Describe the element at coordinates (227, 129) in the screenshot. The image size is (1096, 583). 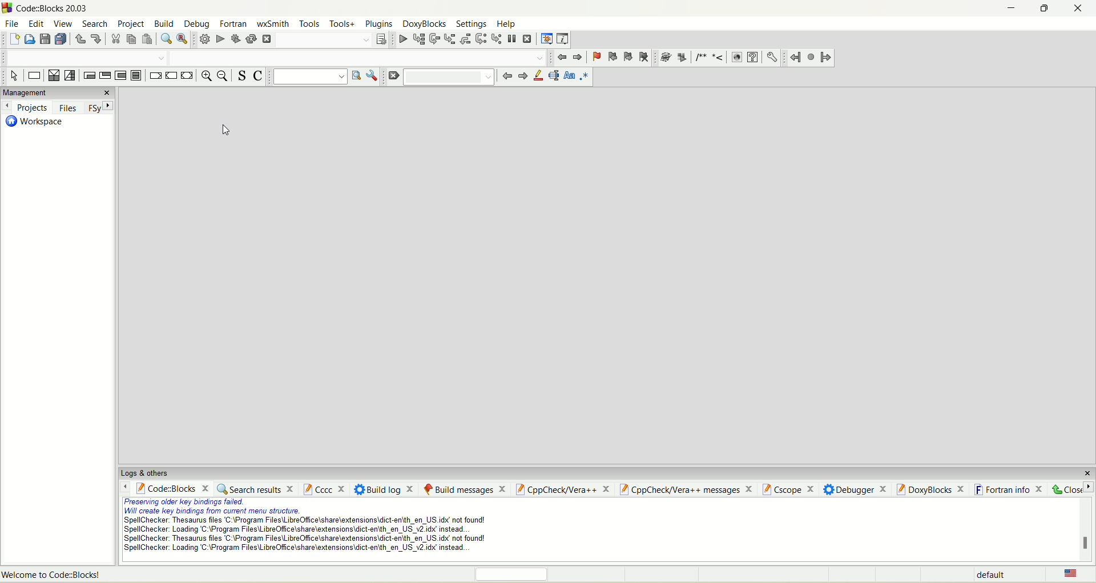
I see `Cursor` at that location.